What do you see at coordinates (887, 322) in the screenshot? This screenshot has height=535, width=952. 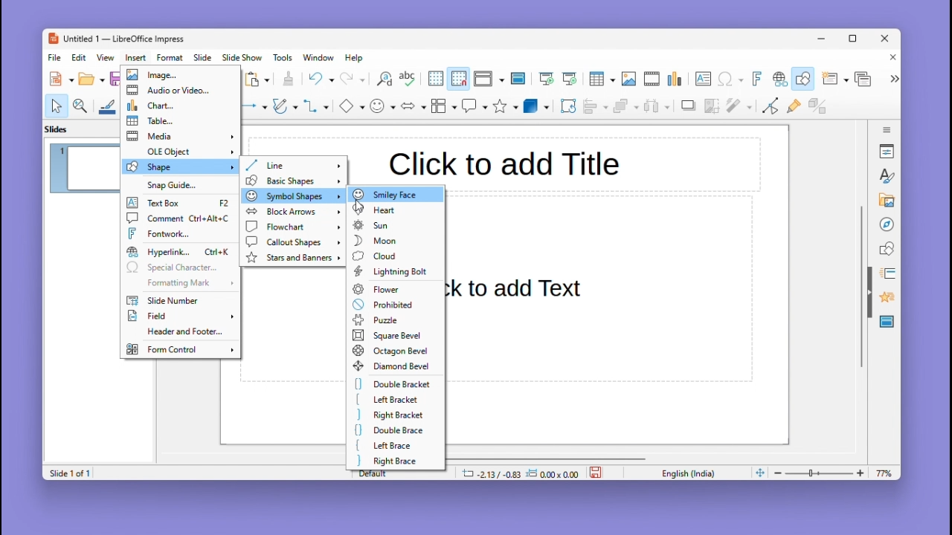 I see `Masters slide` at bounding box center [887, 322].